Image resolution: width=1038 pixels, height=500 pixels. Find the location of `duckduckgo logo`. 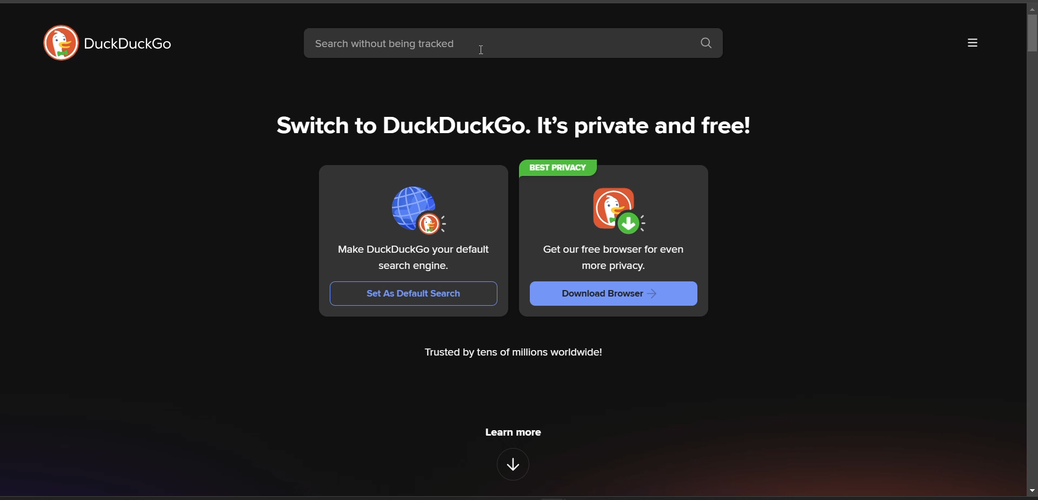

duckduckgo logo is located at coordinates (61, 42).